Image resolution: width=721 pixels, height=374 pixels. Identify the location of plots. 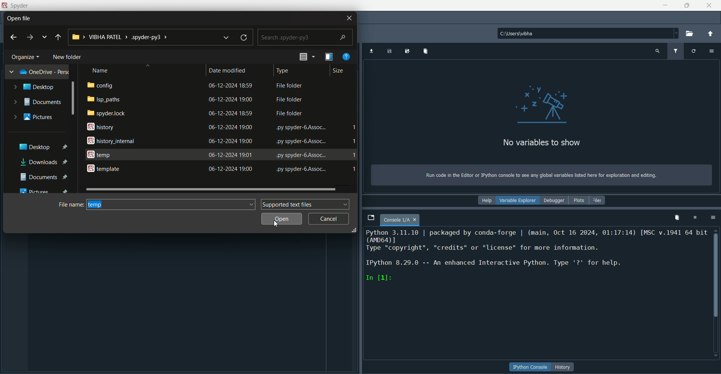
(579, 201).